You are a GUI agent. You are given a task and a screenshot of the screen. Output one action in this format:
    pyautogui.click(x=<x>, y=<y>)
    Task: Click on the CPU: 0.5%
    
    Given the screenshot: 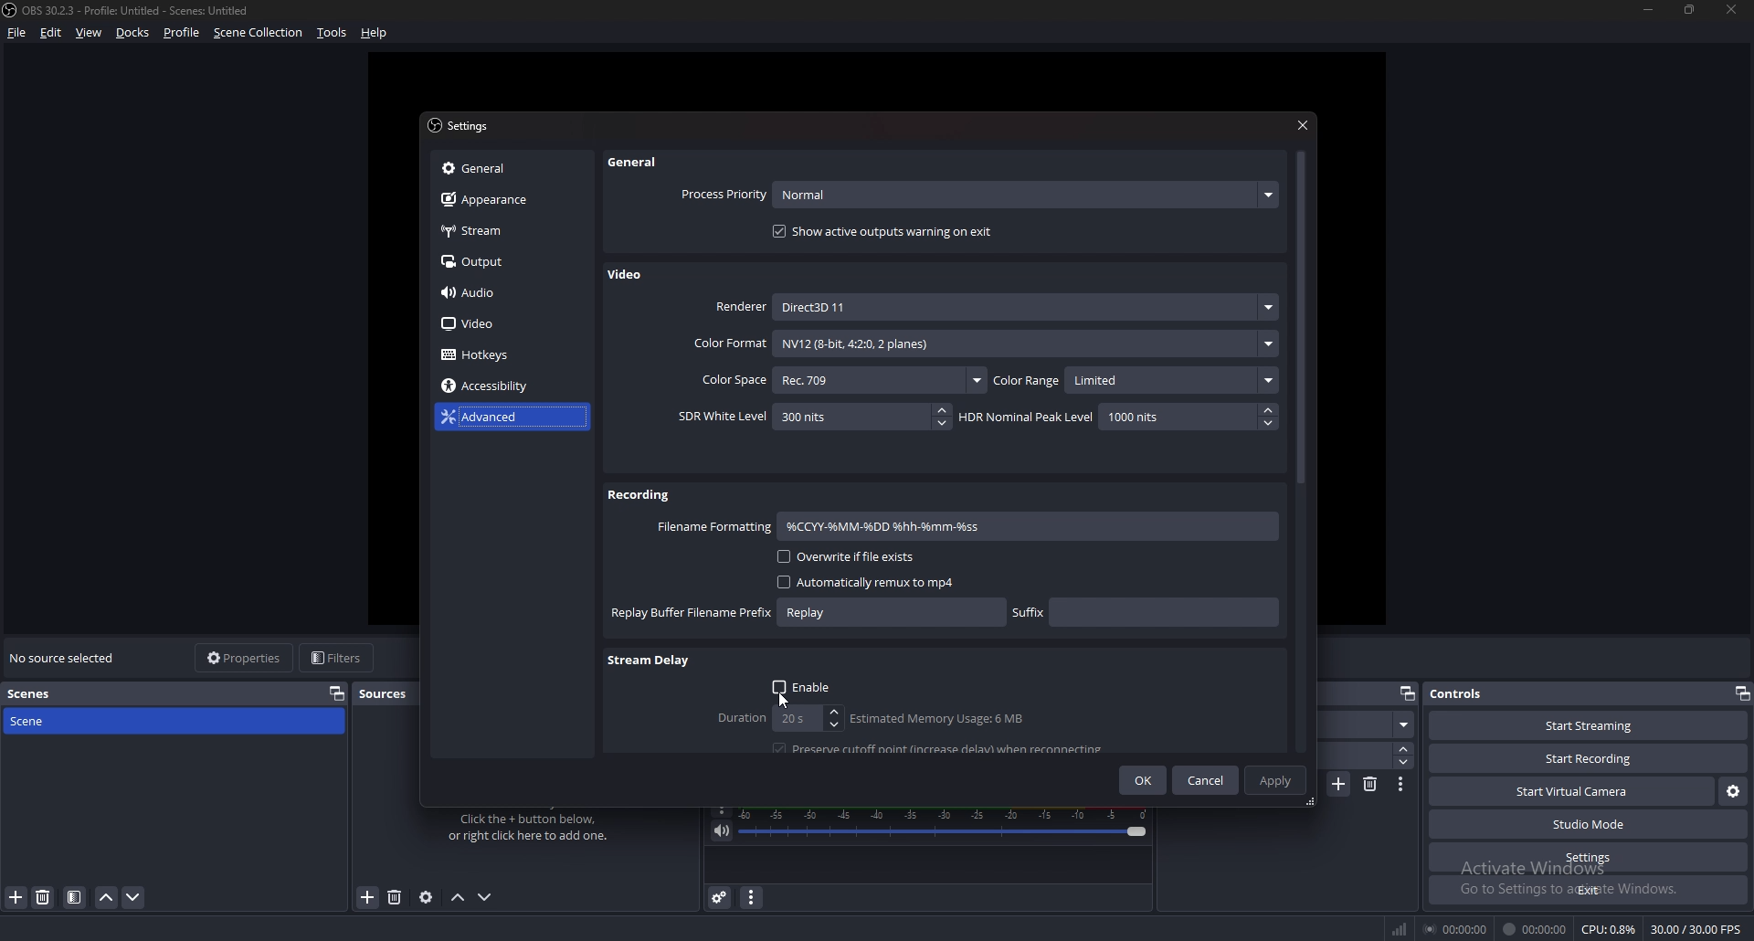 What is the action you would take?
    pyautogui.click(x=1608, y=928)
    